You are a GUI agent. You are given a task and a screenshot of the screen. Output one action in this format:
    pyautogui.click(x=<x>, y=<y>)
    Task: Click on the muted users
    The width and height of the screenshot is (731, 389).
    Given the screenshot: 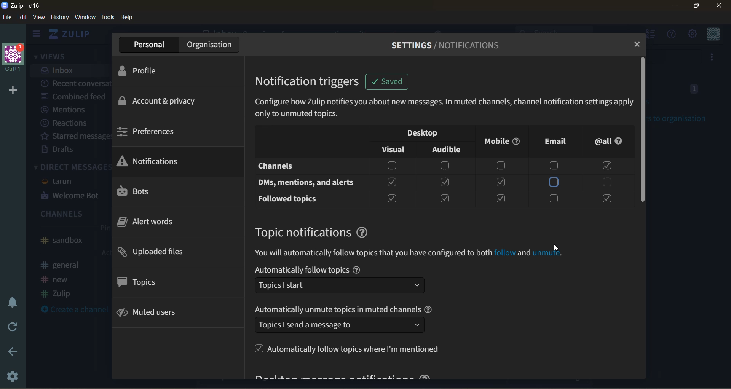 What is the action you would take?
    pyautogui.click(x=155, y=314)
    